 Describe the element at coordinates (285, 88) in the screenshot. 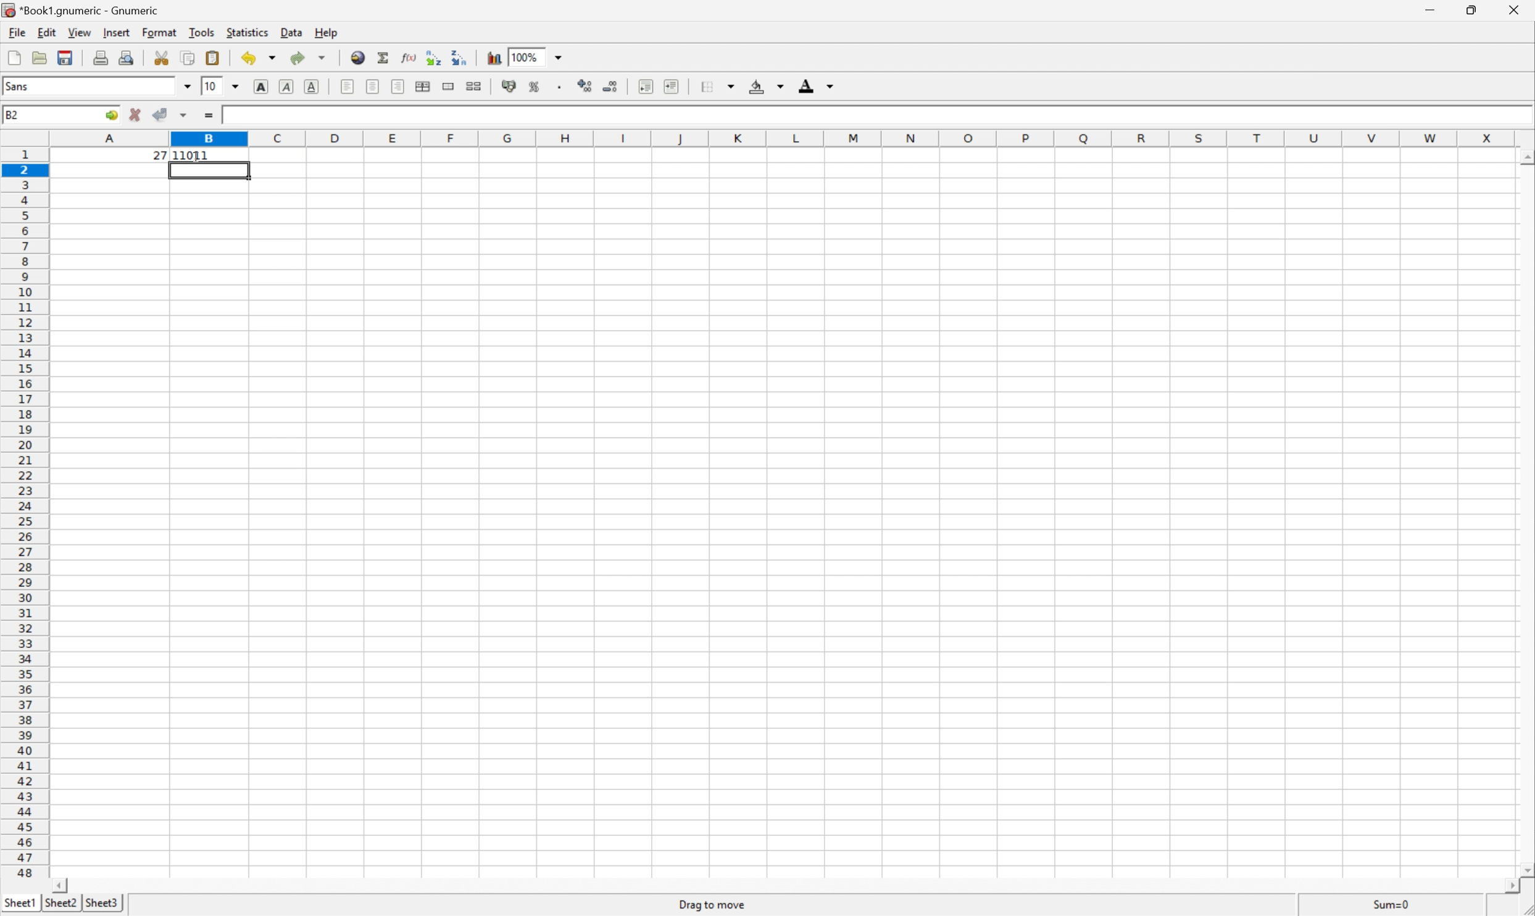

I see `Italic` at that location.